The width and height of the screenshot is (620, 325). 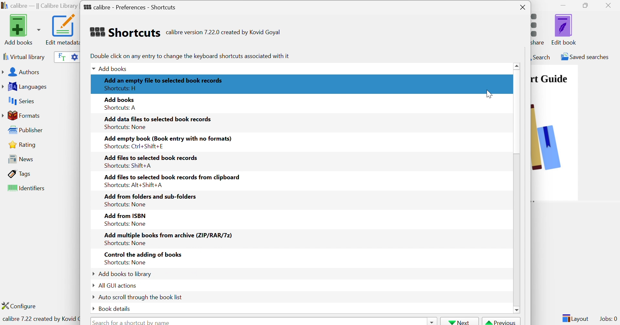 I want to click on Languages, so click(x=26, y=87).